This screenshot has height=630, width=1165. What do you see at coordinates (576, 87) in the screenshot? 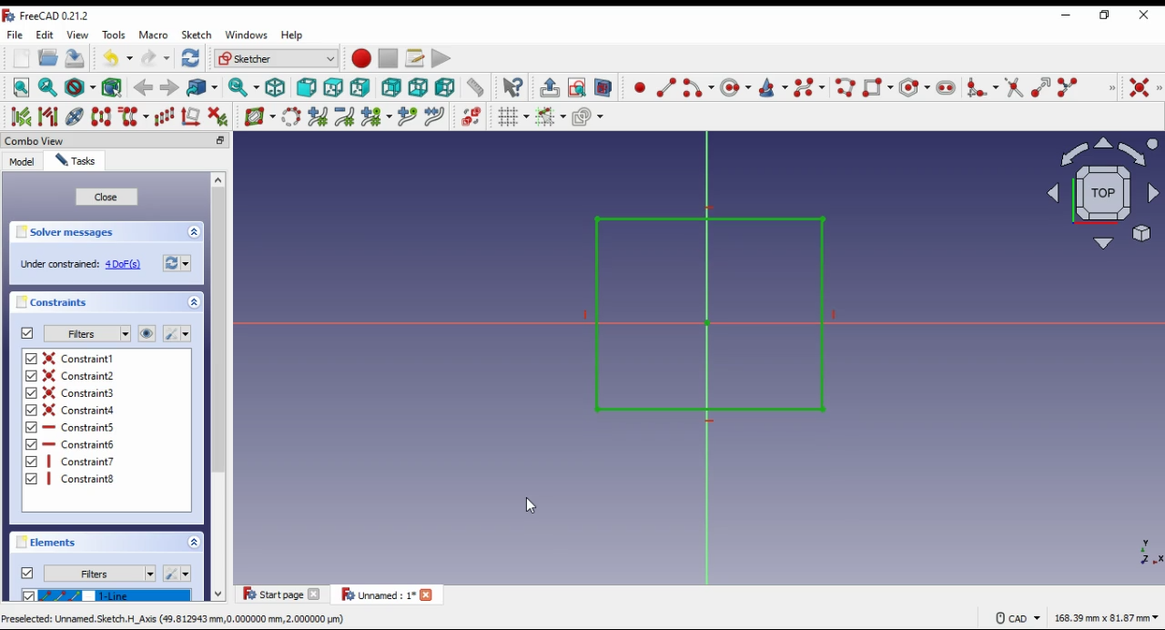
I see `view sketch` at bounding box center [576, 87].